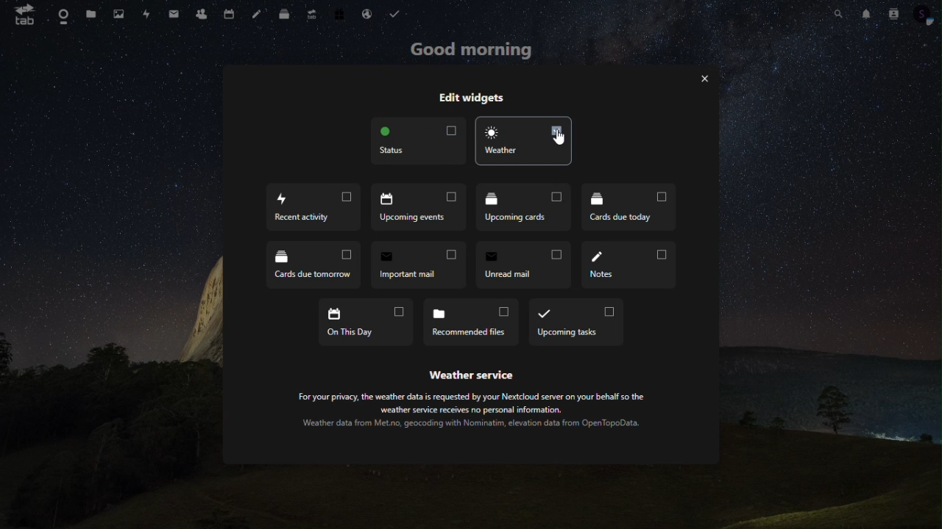  I want to click on image, so click(118, 14).